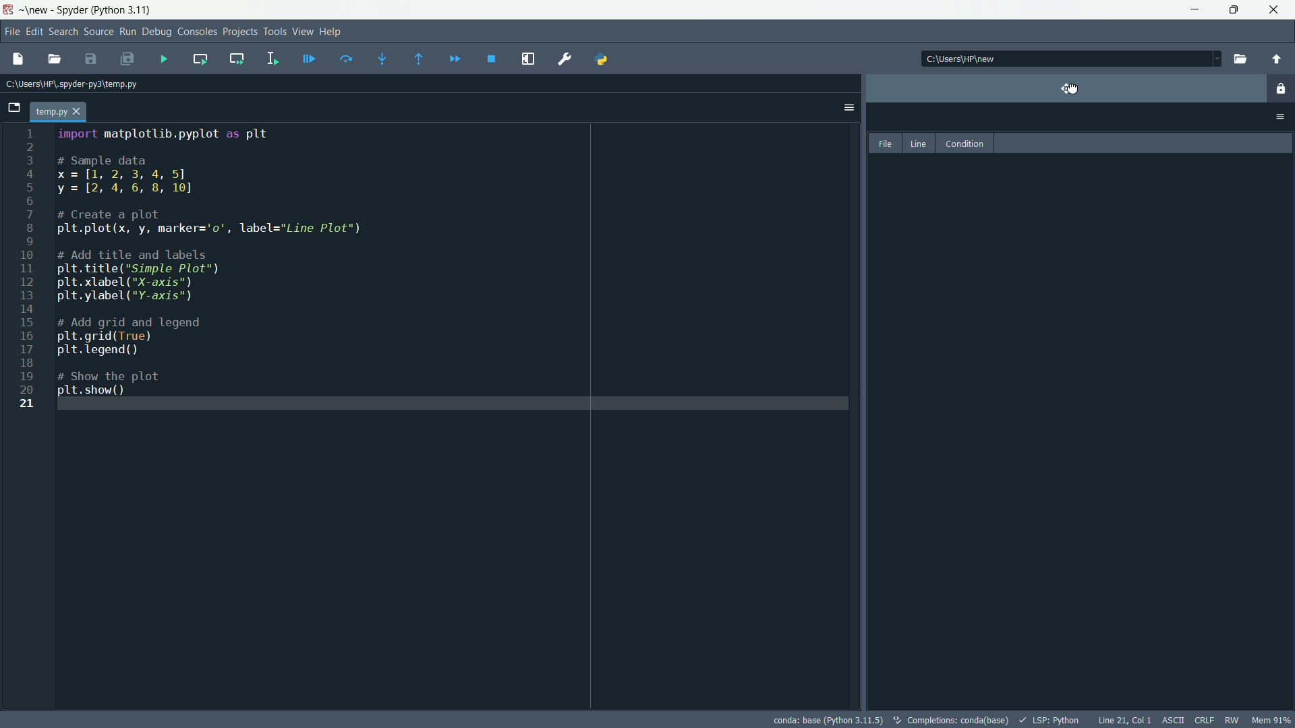 The image size is (1295, 728). What do you see at coordinates (91, 59) in the screenshot?
I see `save file` at bounding box center [91, 59].